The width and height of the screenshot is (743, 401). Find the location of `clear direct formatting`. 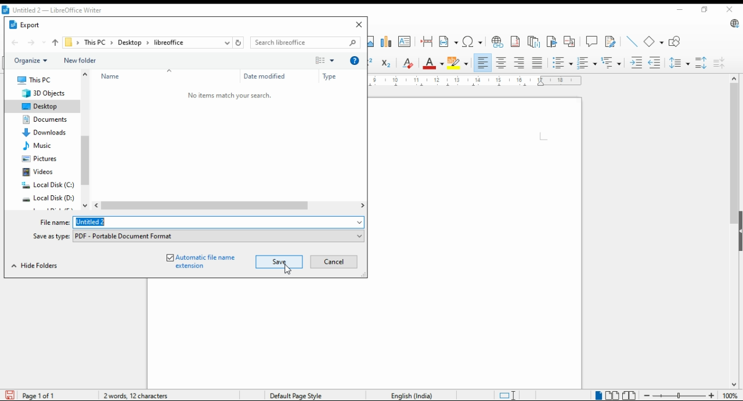

clear direct formatting is located at coordinates (407, 64).